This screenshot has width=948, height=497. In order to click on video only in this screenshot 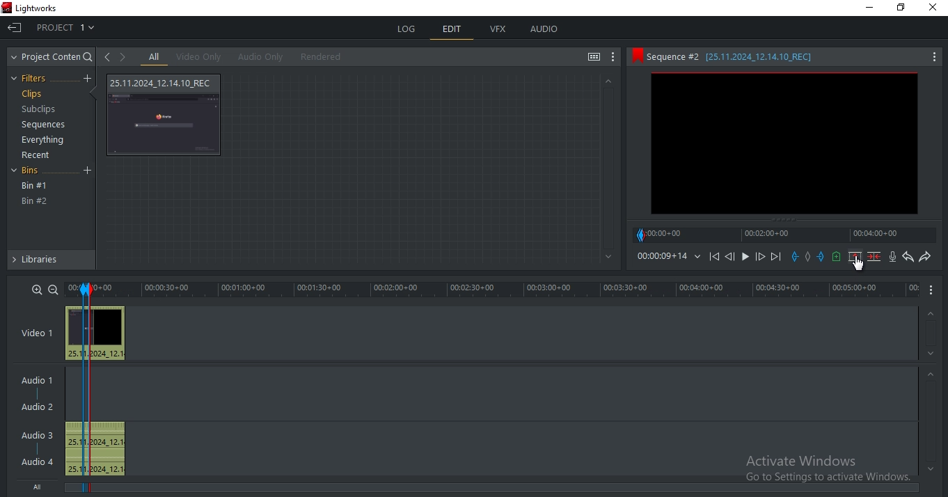, I will do `click(198, 57)`.